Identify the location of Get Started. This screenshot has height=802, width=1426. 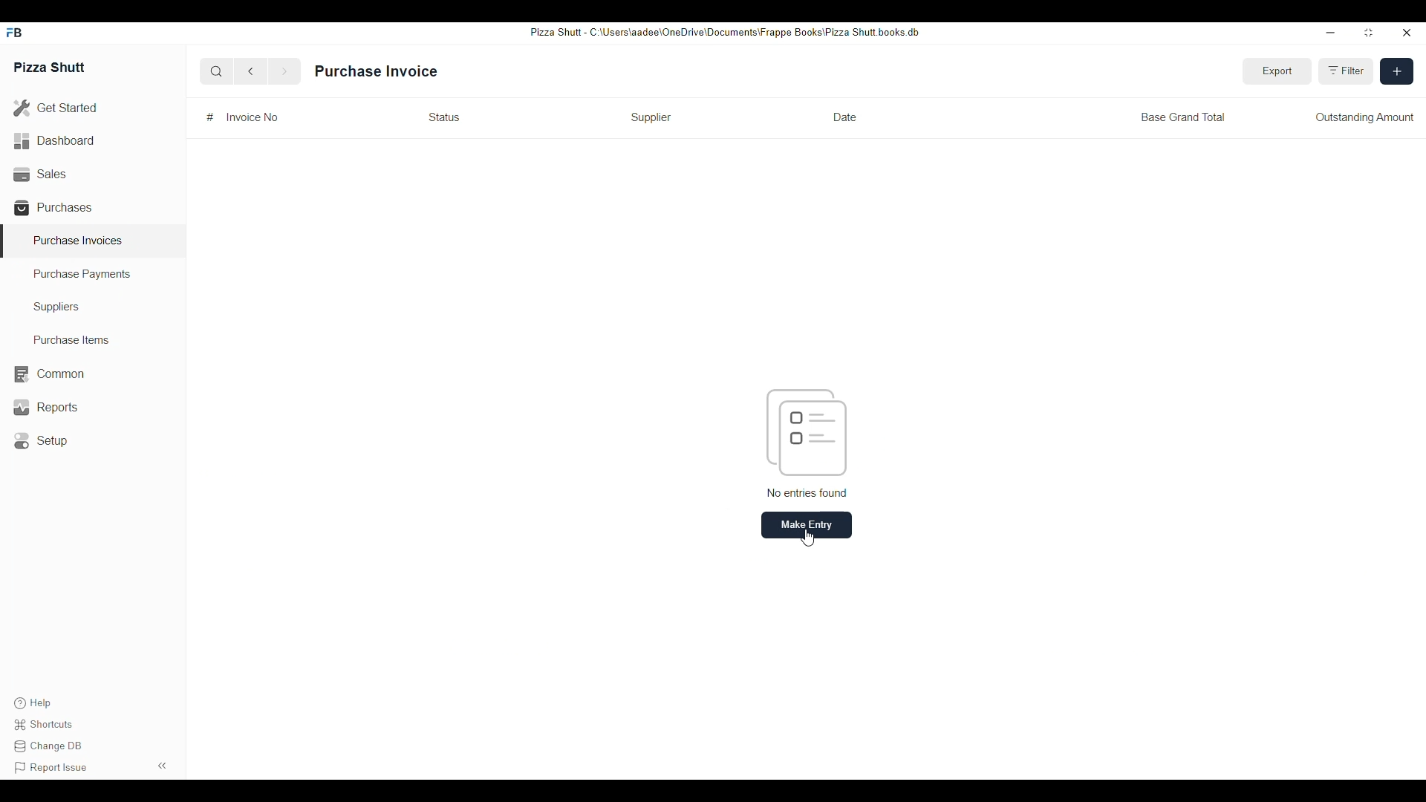
(56, 109).